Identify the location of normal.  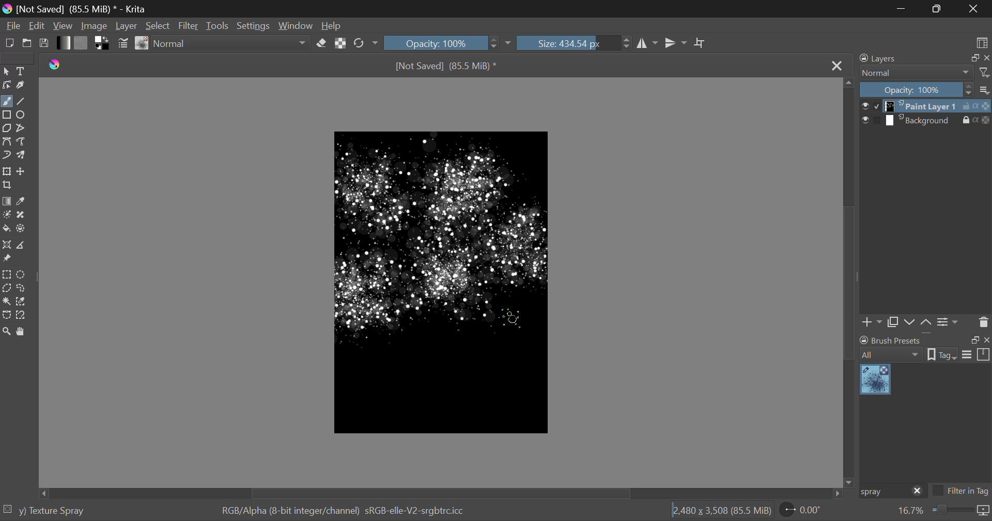
(917, 73).